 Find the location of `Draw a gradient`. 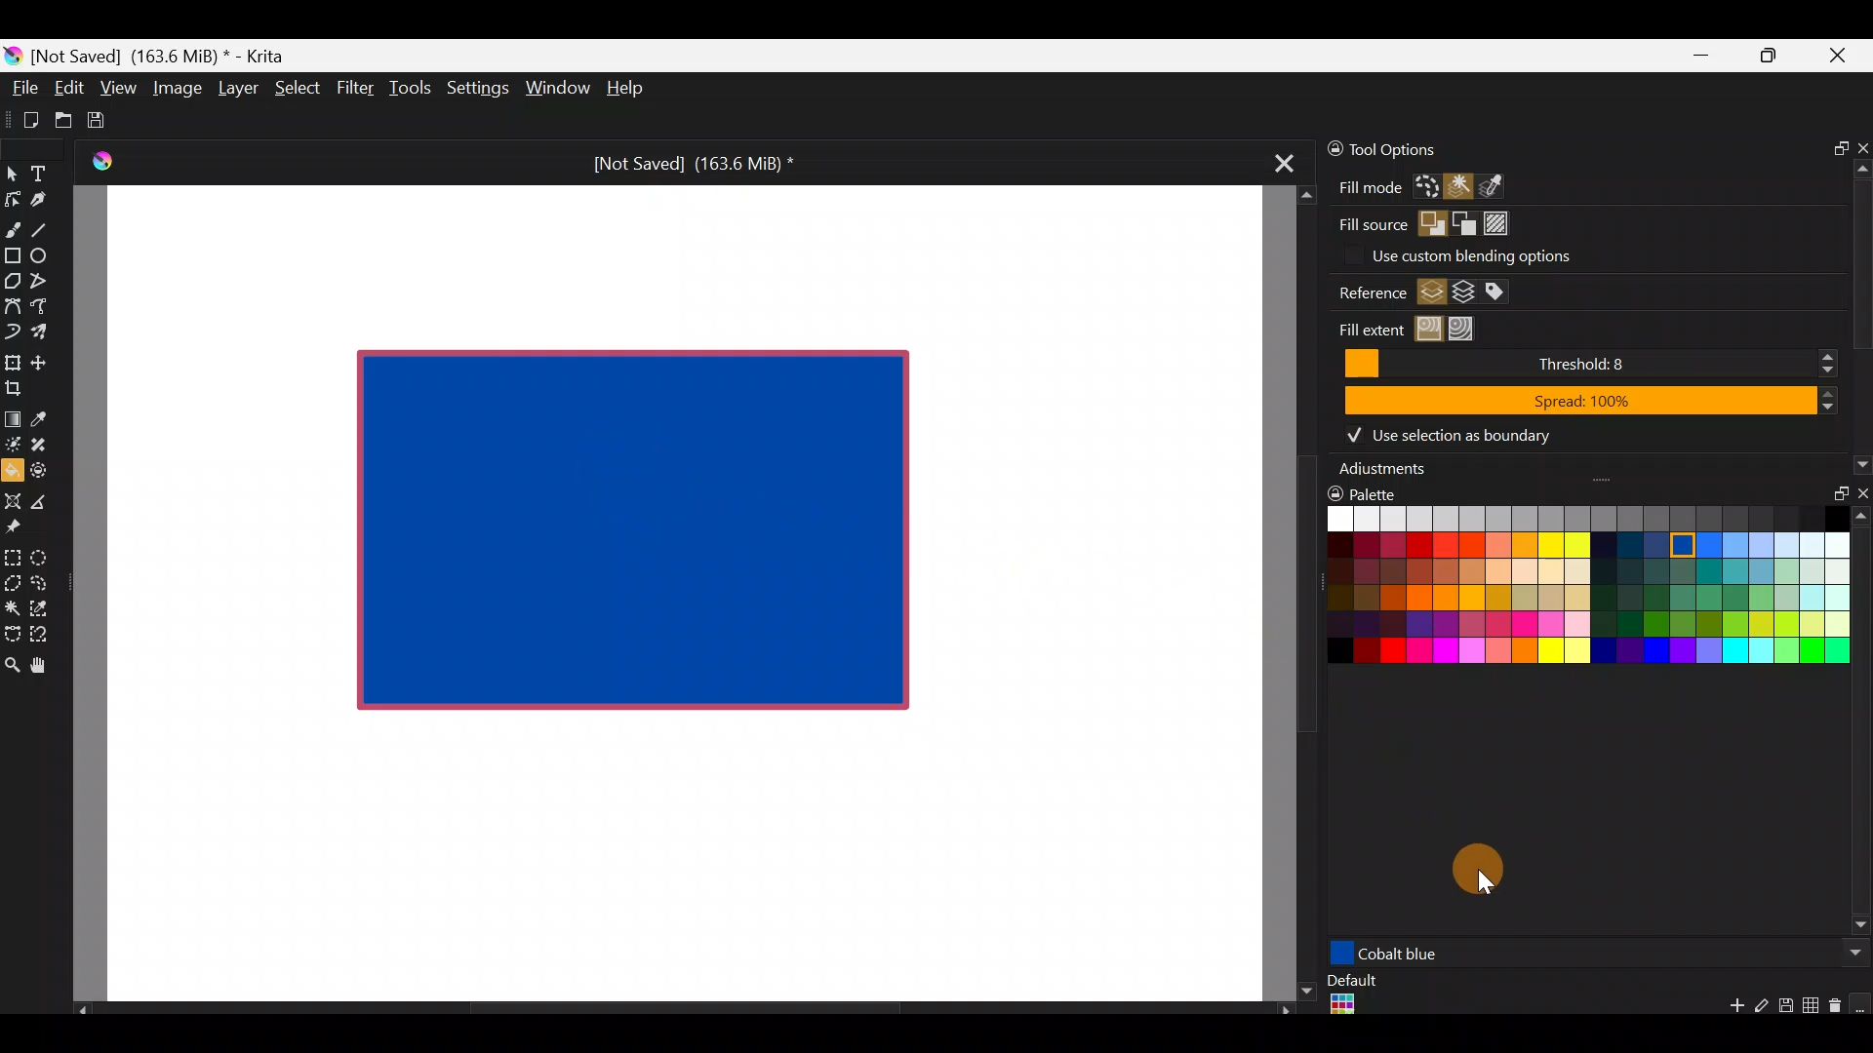

Draw a gradient is located at coordinates (13, 419).